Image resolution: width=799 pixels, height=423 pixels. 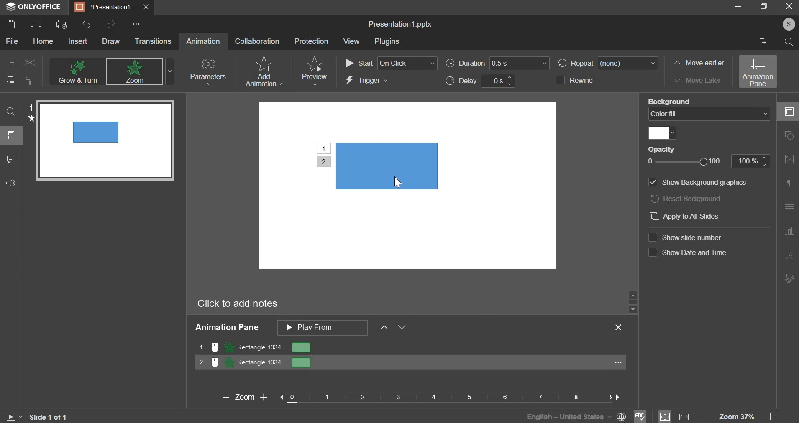 I want to click on print preview, so click(x=62, y=24).